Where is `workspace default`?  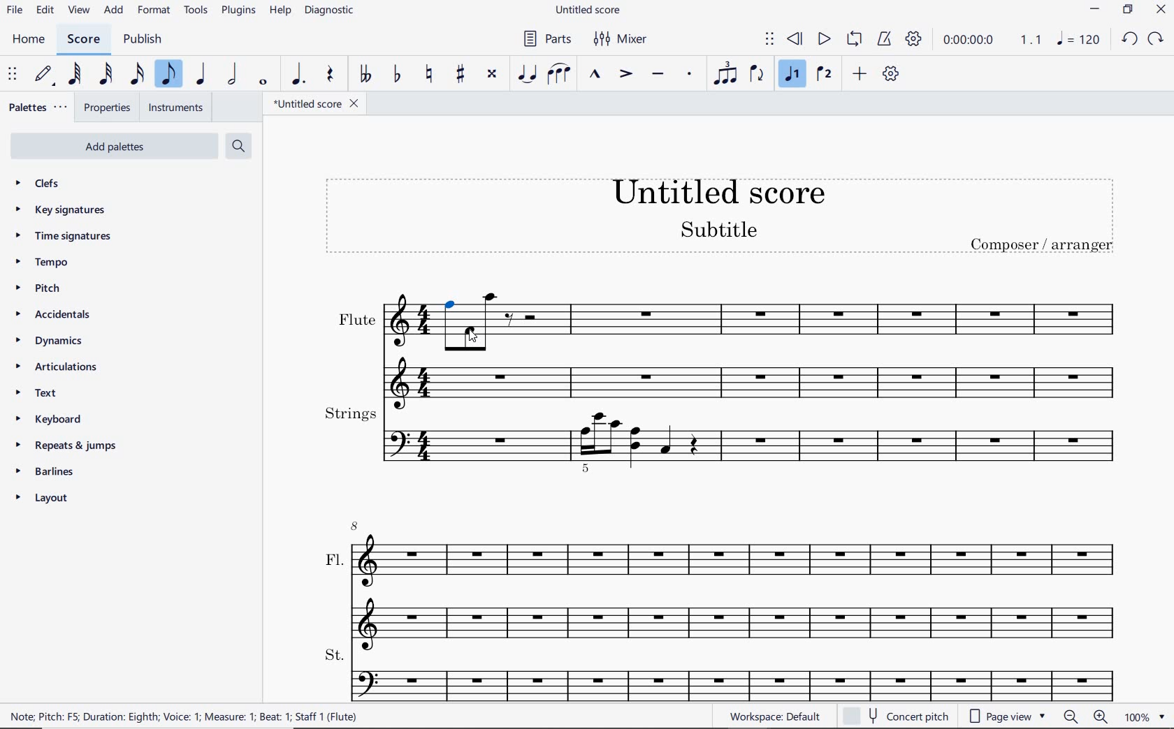 workspace default is located at coordinates (775, 716).